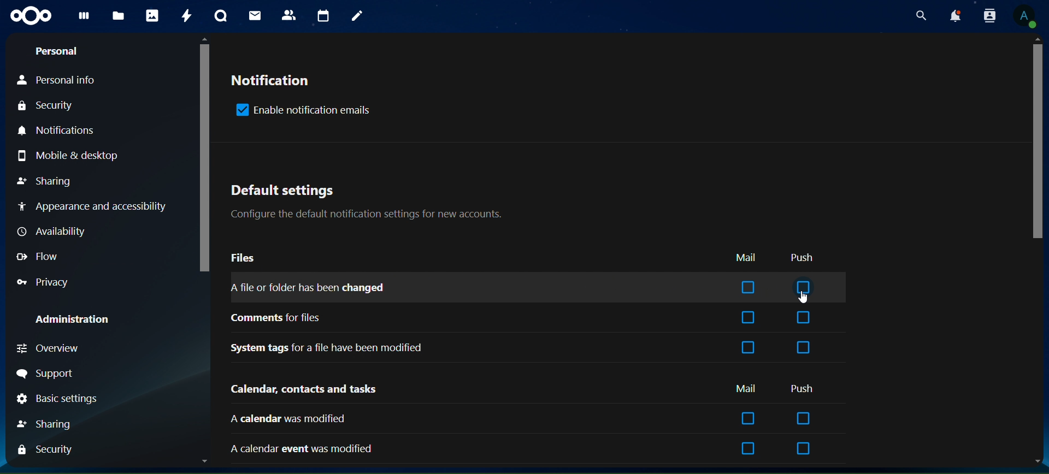 Image resolution: width=1049 pixels, height=474 pixels. Describe the element at coordinates (953, 16) in the screenshot. I see `notifications` at that location.